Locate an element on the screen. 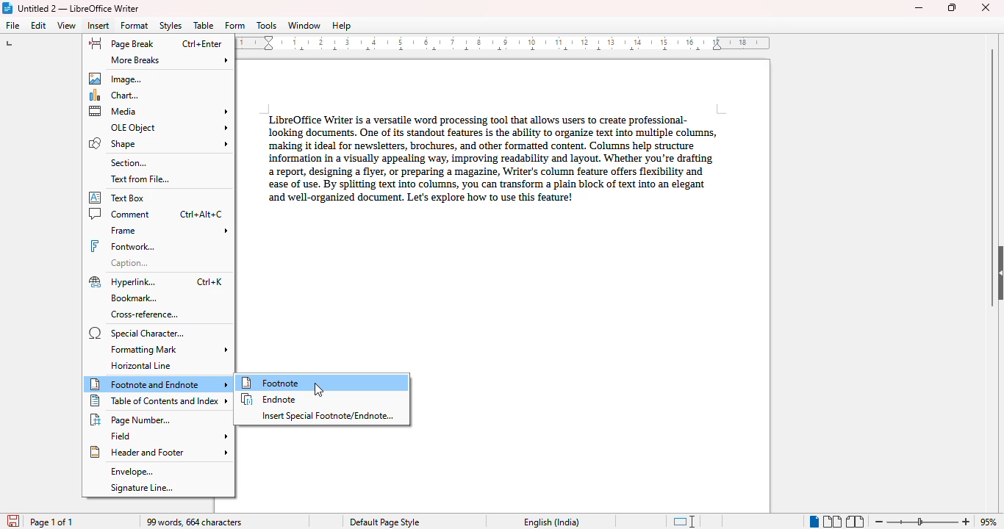 The height and width of the screenshot is (529, 1004). styles is located at coordinates (171, 26).